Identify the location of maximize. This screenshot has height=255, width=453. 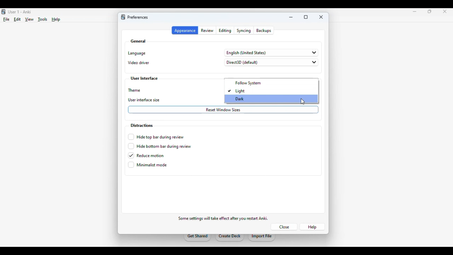
(430, 11).